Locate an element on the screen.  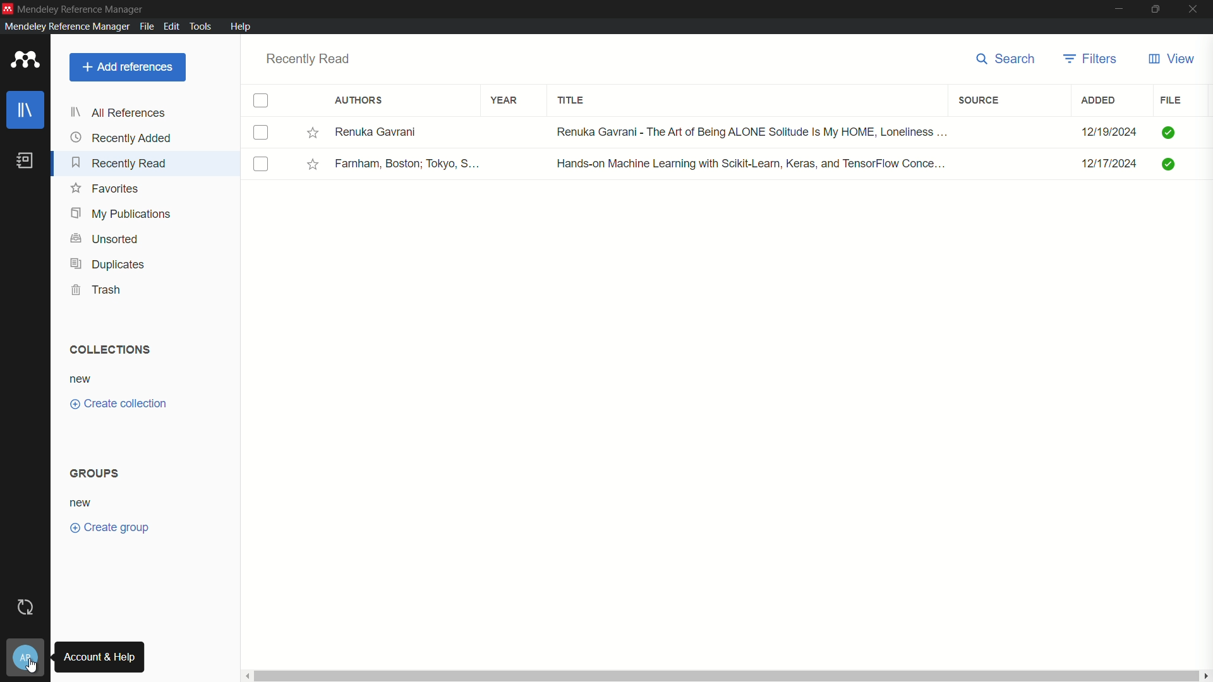
search is located at coordinates (1006, 61).